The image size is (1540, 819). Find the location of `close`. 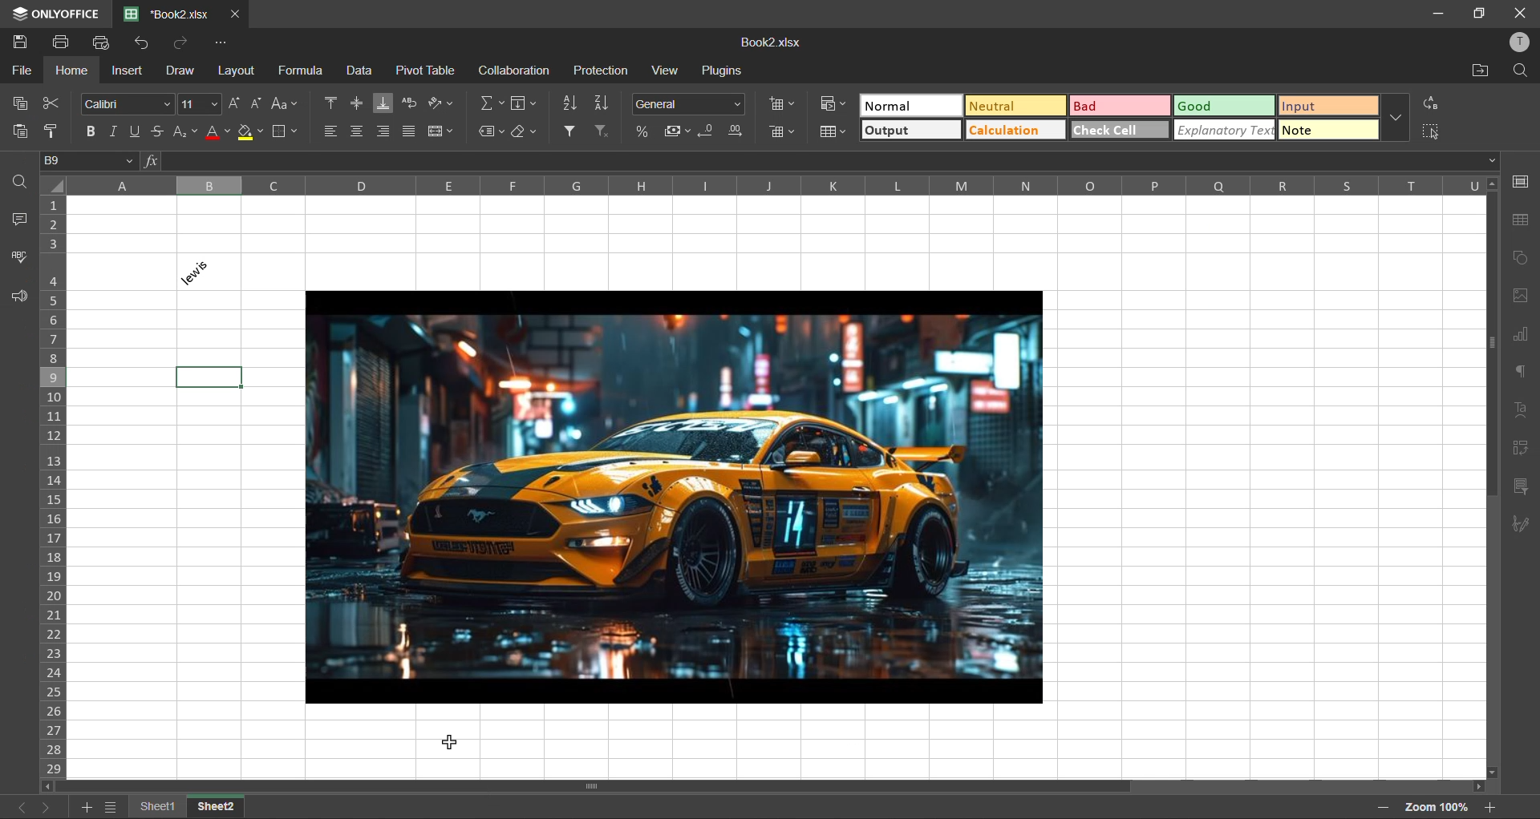

close is located at coordinates (1519, 13).